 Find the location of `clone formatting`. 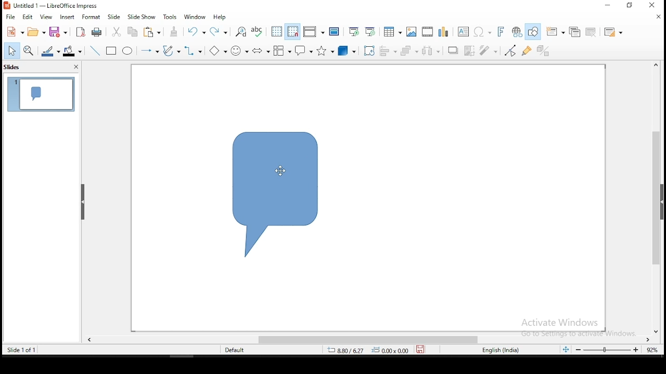

clone formatting is located at coordinates (176, 32).